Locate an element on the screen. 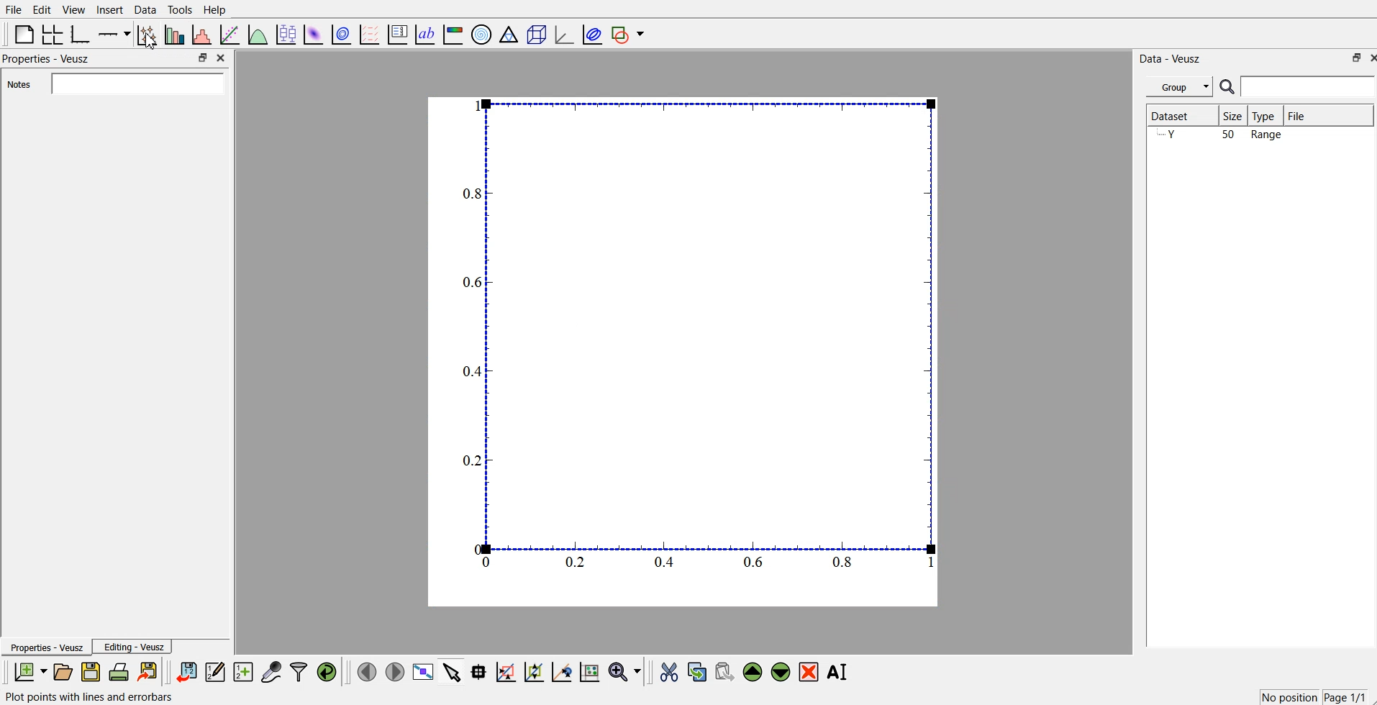  save document is located at coordinates (91, 673).